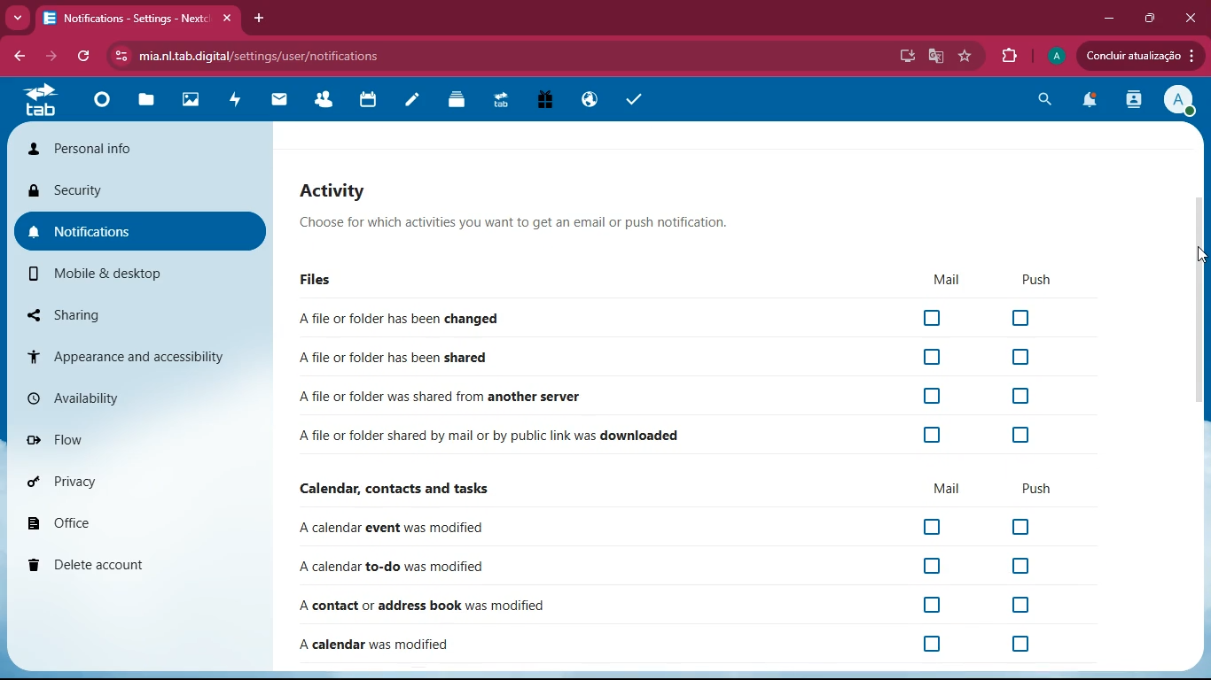  I want to click on notifications, so click(1093, 102).